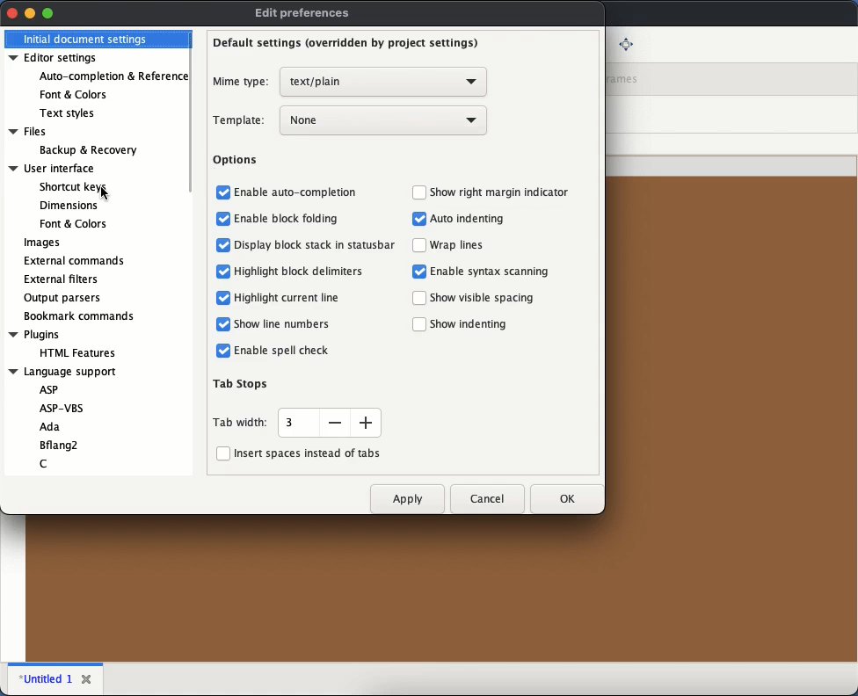  Describe the element at coordinates (500, 271) in the screenshot. I see `Enable syntax scanning` at that location.